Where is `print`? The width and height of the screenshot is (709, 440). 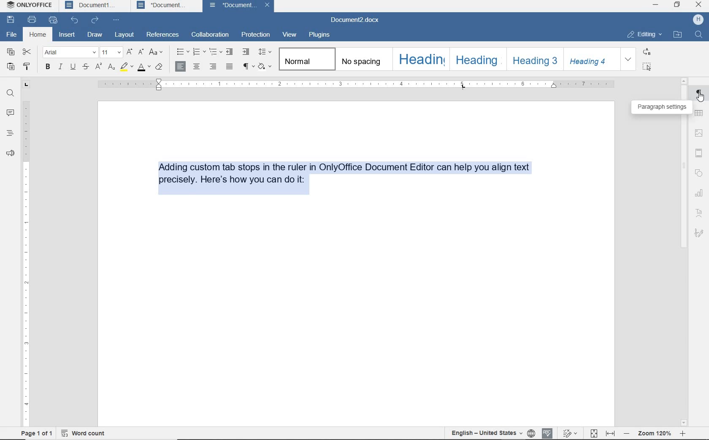 print is located at coordinates (32, 20).